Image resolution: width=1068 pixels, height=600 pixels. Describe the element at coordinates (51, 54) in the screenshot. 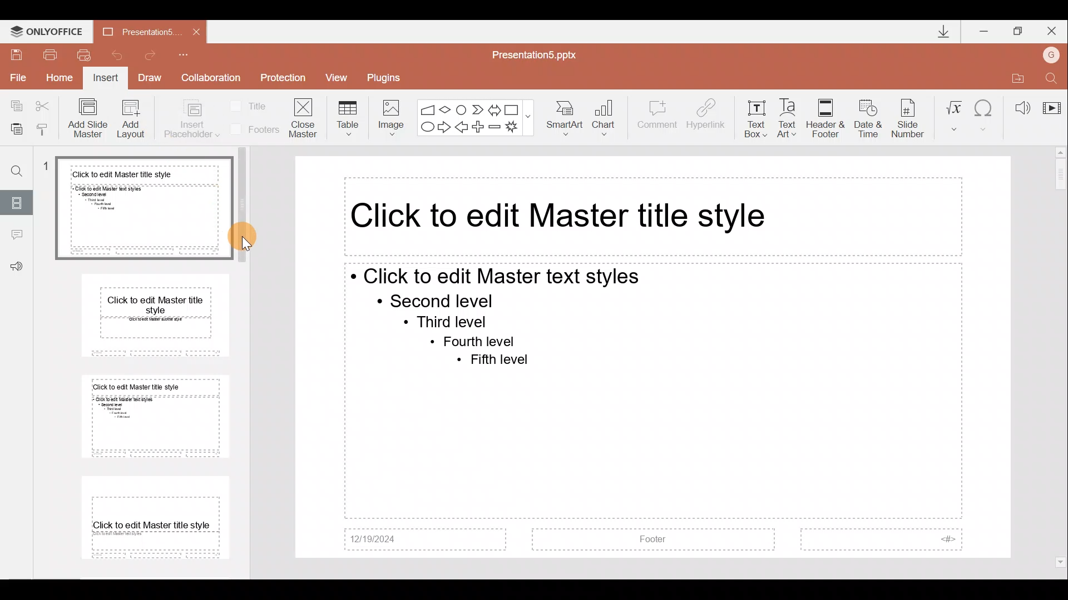

I see `Print file` at that location.